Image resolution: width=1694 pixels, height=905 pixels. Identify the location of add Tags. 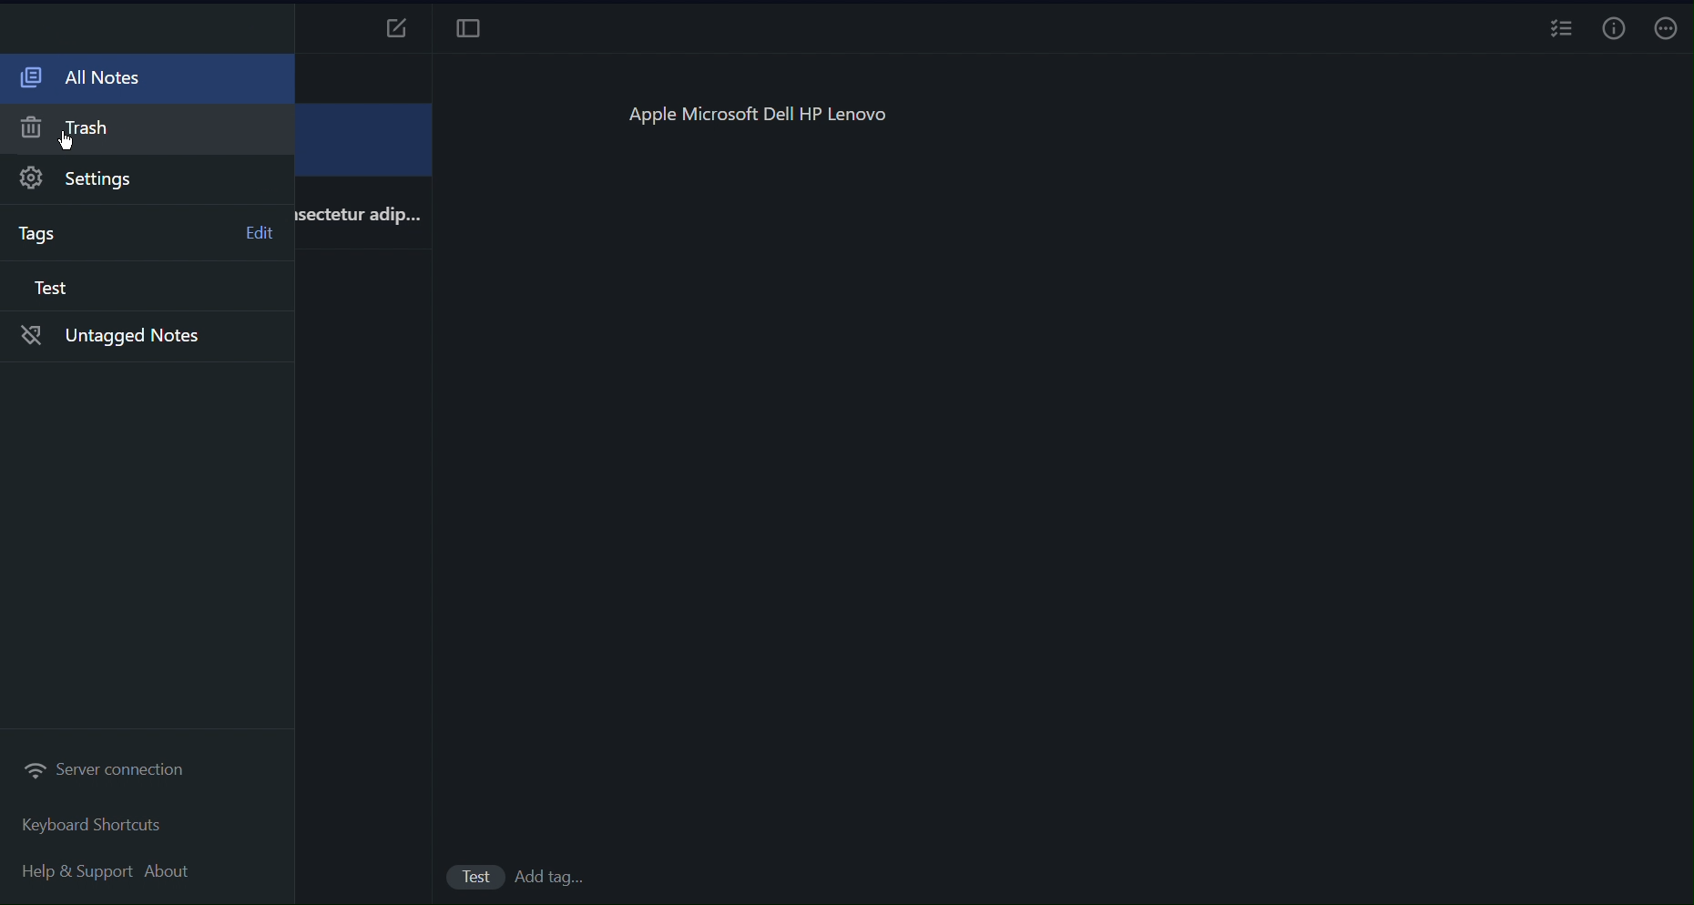
(545, 877).